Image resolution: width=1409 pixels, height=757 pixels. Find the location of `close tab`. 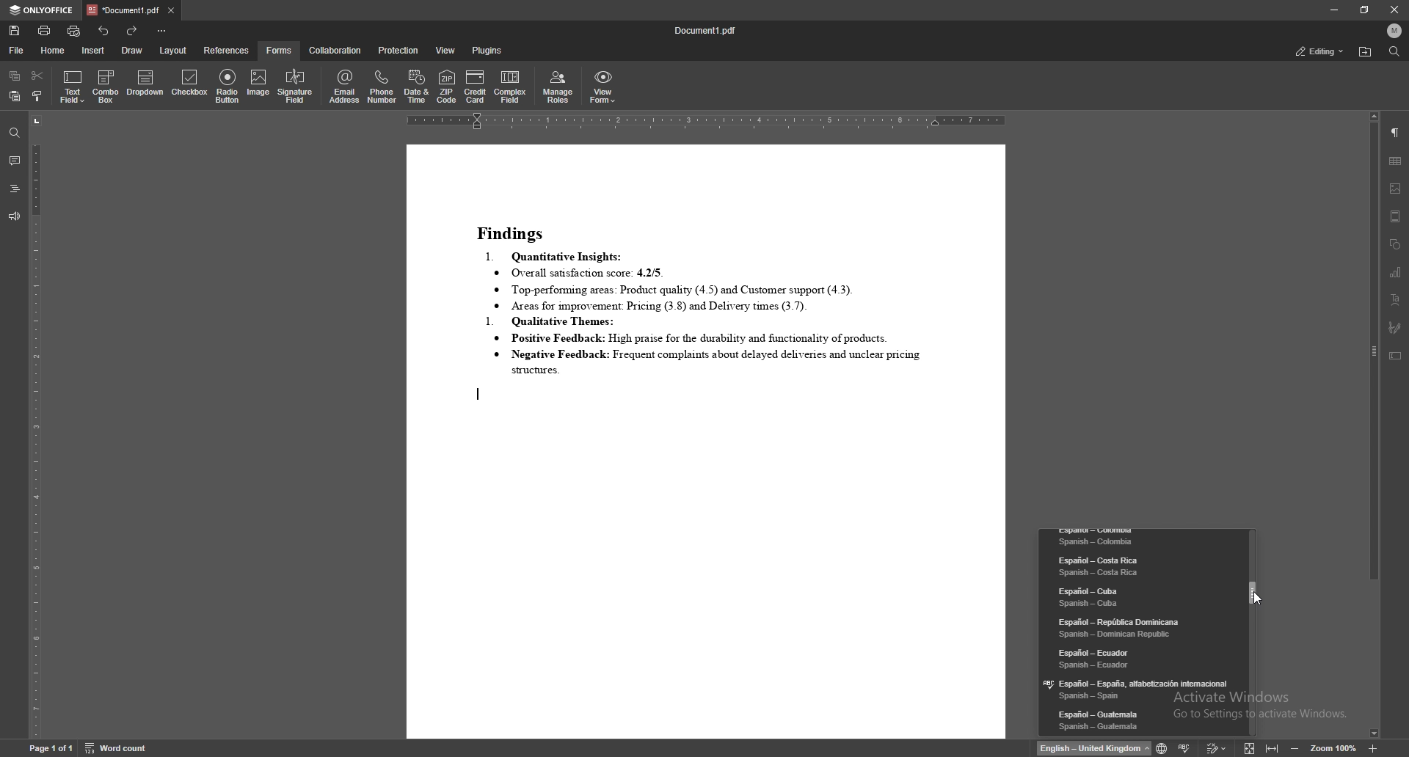

close tab is located at coordinates (171, 11).